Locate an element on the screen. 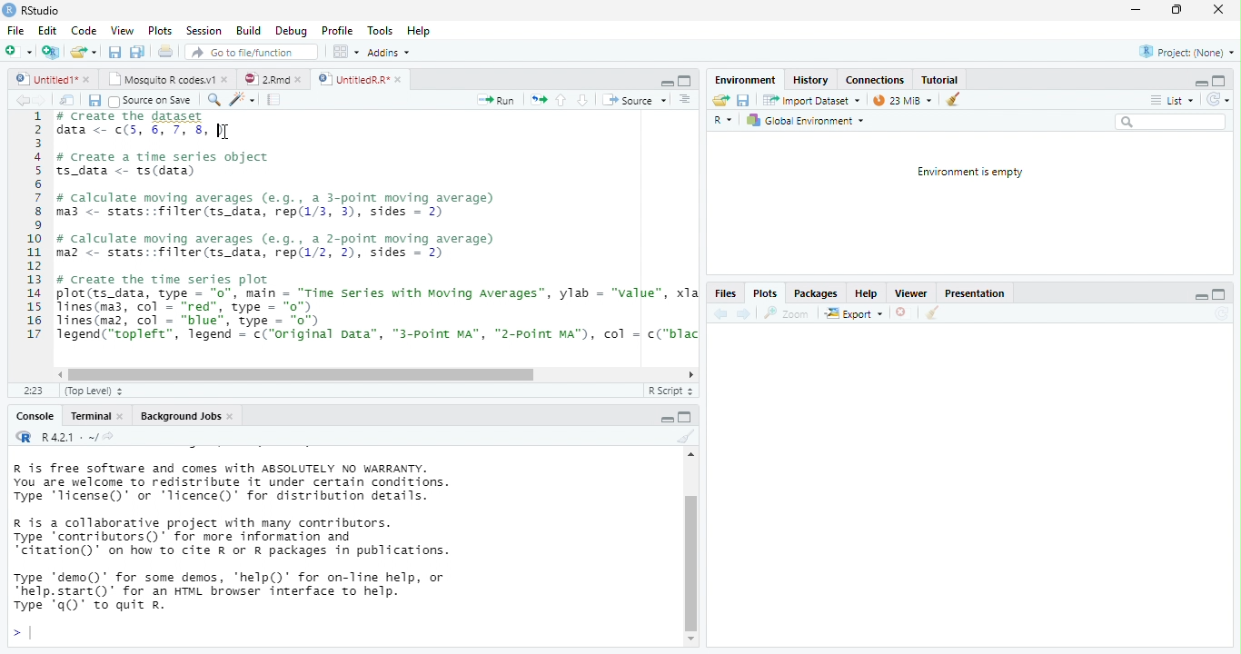 Image resolution: width=1241 pixels, height=654 pixels. Edit is located at coordinates (47, 30).